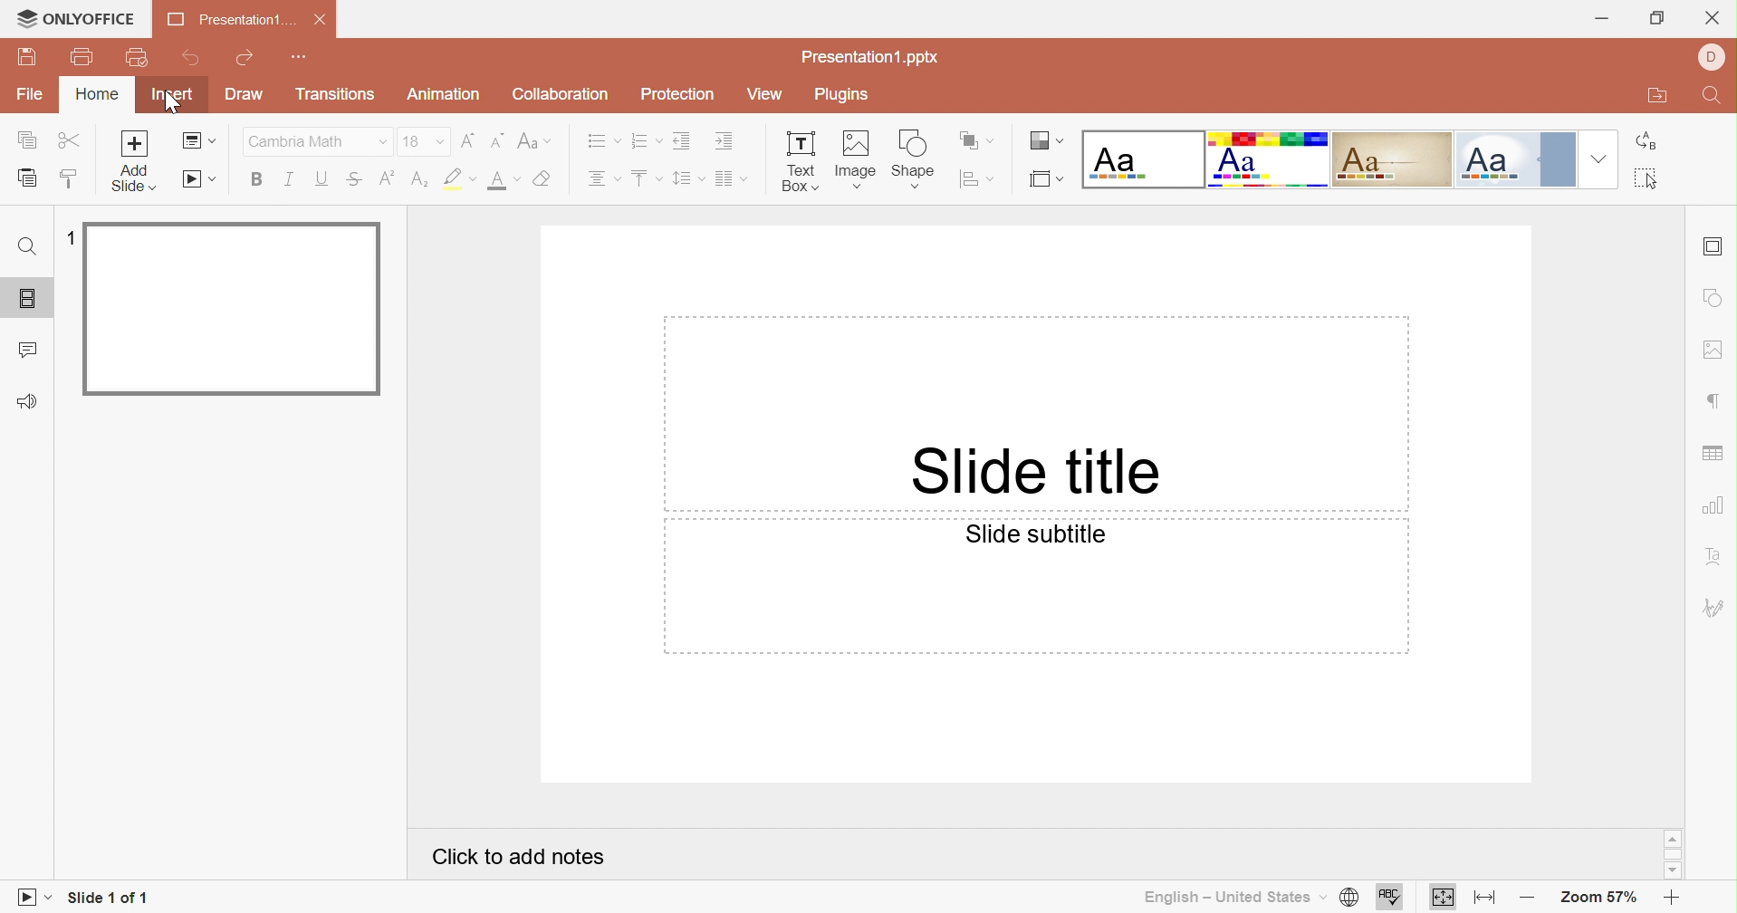 The width and height of the screenshot is (1737, 913). Describe the element at coordinates (72, 236) in the screenshot. I see `1` at that location.